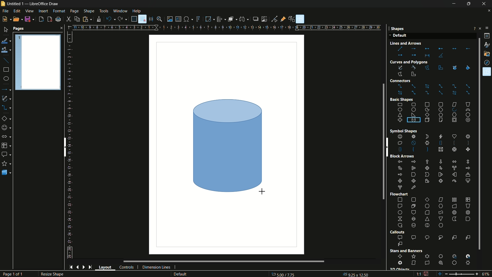  Describe the element at coordinates (434, 90) in the screenshot. I see `connectors` at that location.